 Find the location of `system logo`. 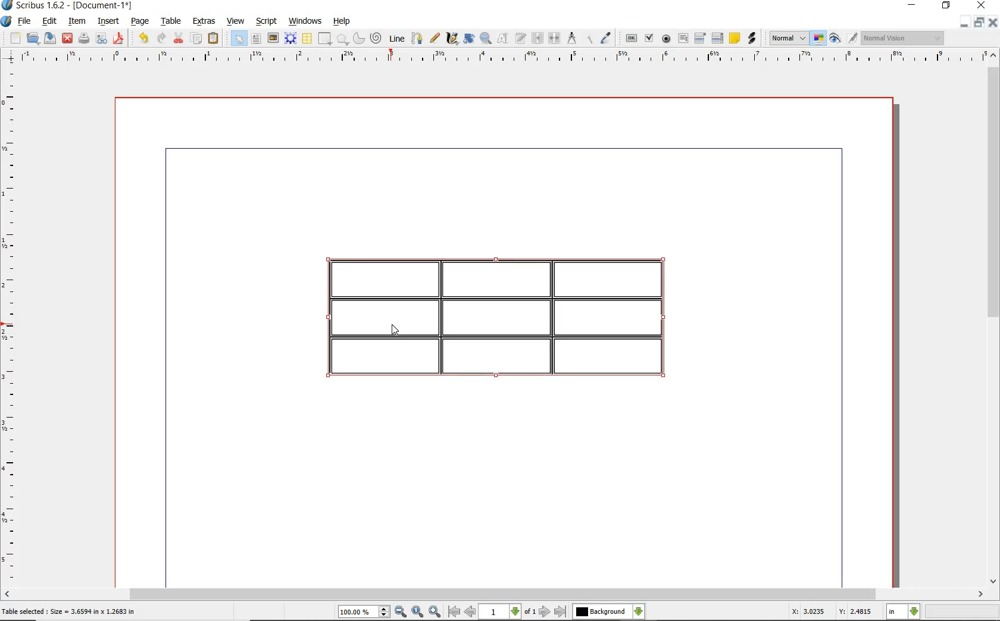

system logo is located at coordinates (7, 21).